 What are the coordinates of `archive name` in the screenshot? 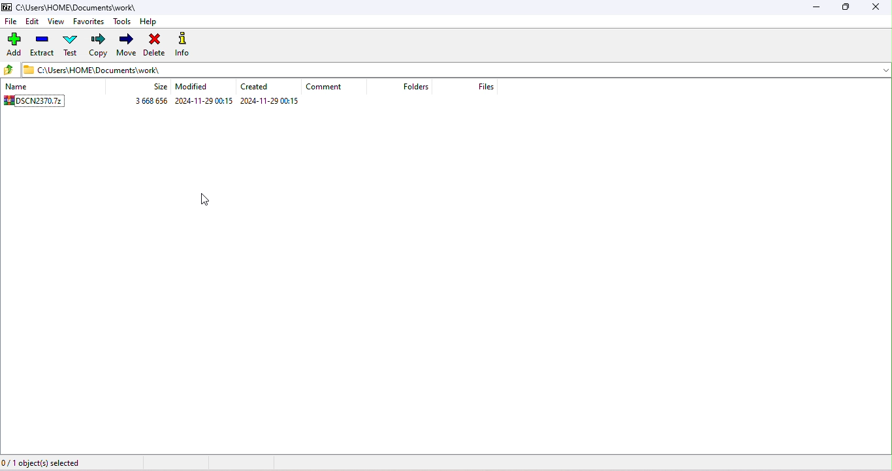 It's located at (44, 102).